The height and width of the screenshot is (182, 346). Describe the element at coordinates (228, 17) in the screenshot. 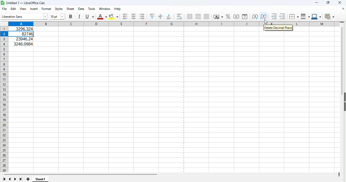

I see `Format as percent` at that location.